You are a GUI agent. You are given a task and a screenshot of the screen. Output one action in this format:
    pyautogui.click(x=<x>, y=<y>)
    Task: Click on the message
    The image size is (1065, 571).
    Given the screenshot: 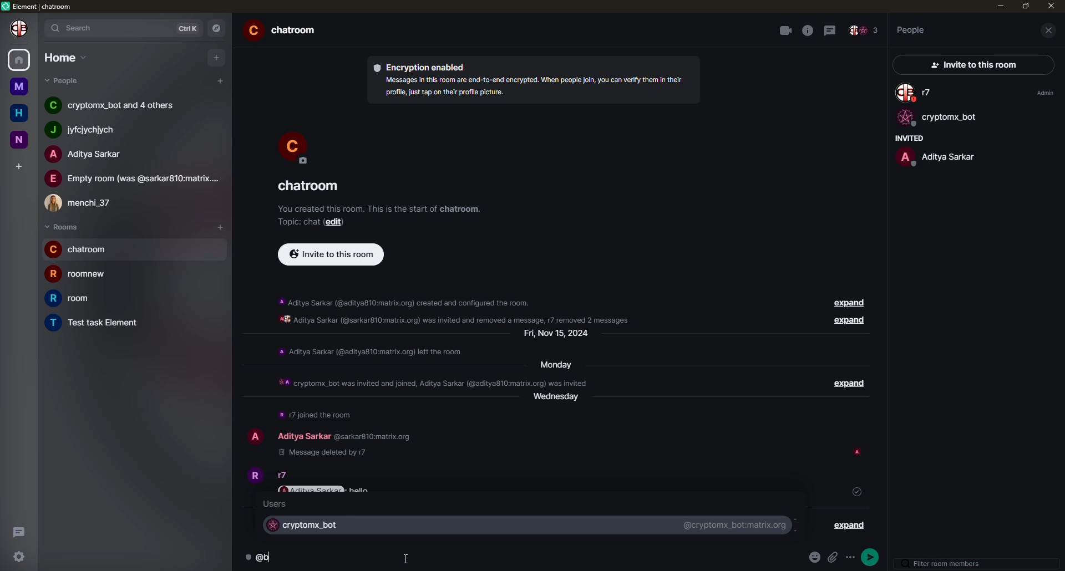 What is the action you would take?
    pyautogui.click(x=360, y=491)
    